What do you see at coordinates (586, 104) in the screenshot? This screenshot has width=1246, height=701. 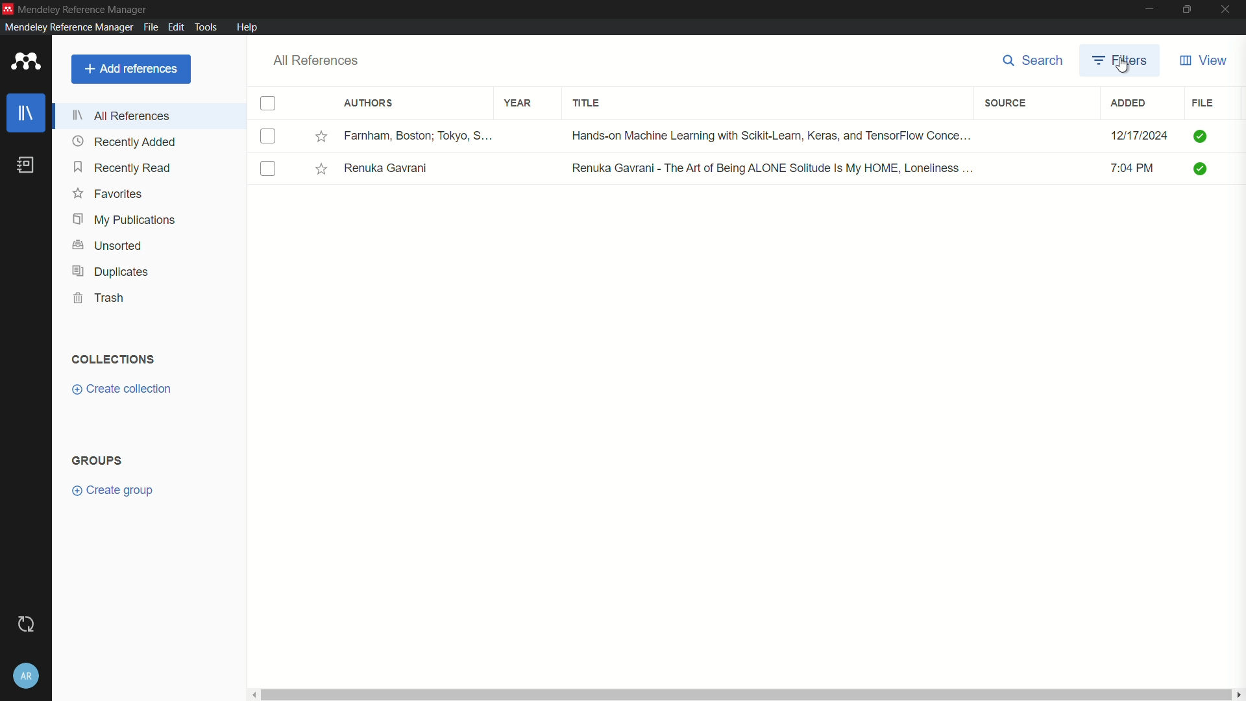 I see `title` at bounding box center [586, 104].